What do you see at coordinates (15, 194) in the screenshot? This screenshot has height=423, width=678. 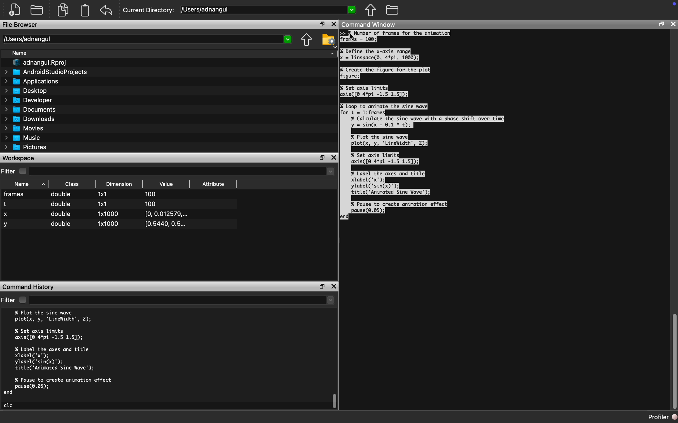 I see `frames` at bounding box center [15, 194].